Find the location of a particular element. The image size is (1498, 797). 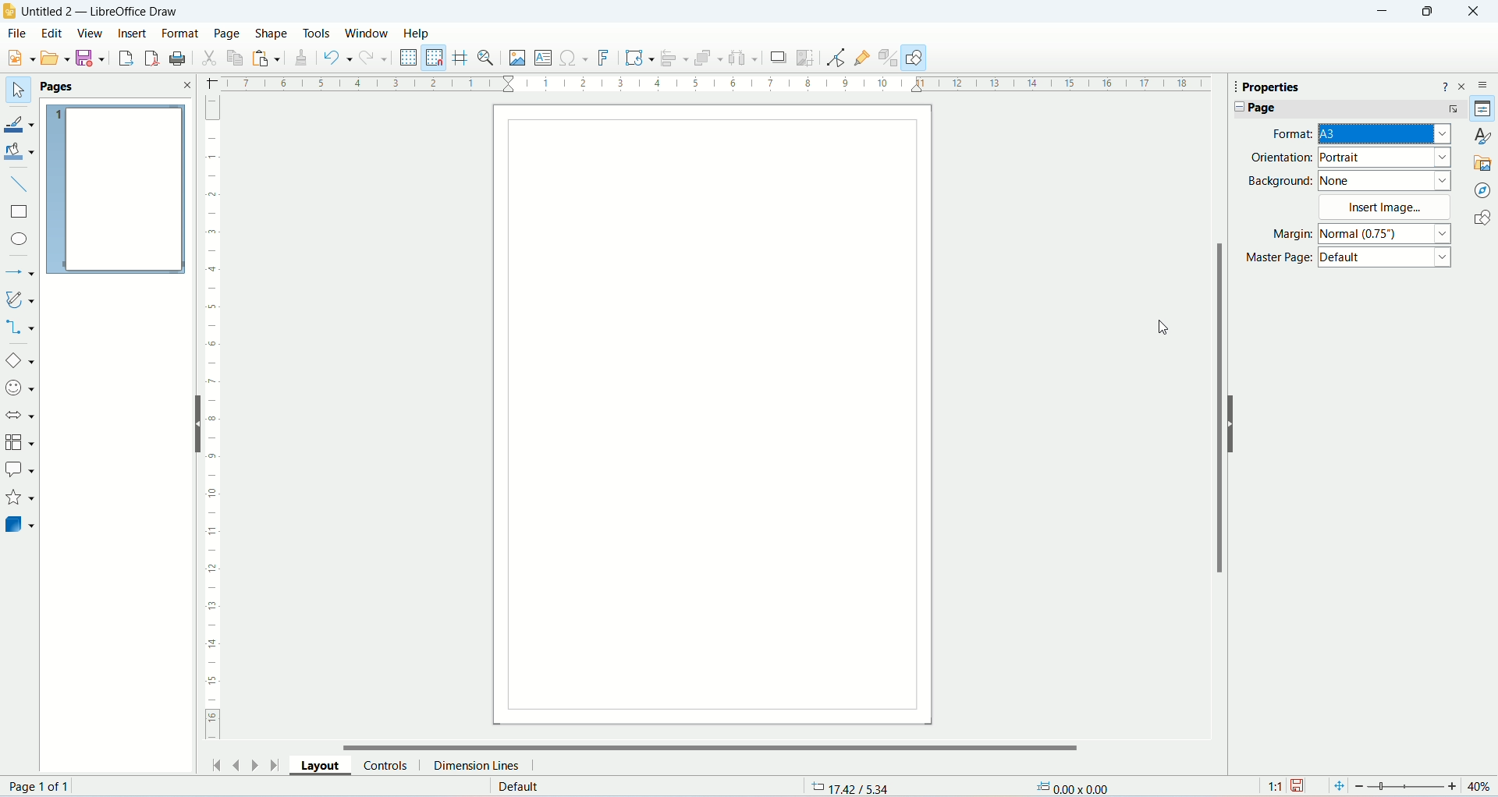

arrange is located at coordinates (708, 59).